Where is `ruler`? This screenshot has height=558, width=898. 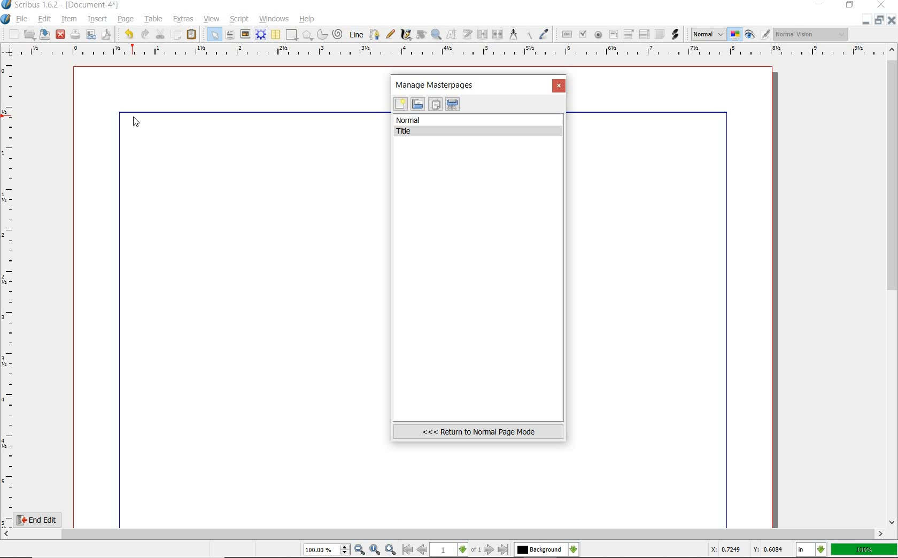
ruler is located at coordinates (450, 52).